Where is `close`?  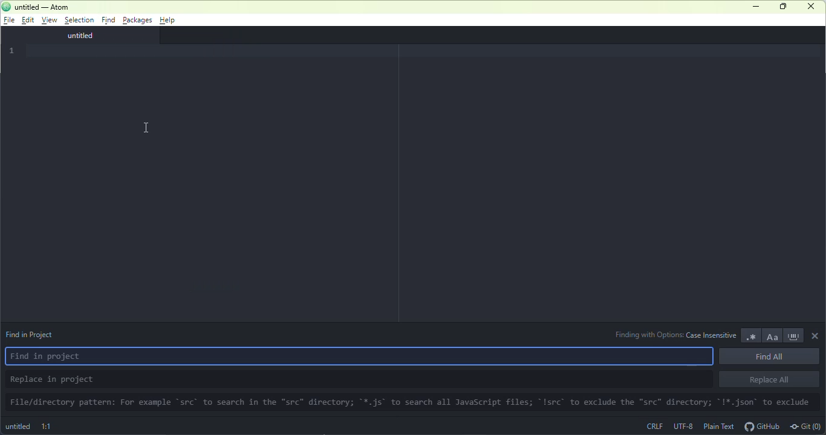
close is located at coordinates (810, 7).